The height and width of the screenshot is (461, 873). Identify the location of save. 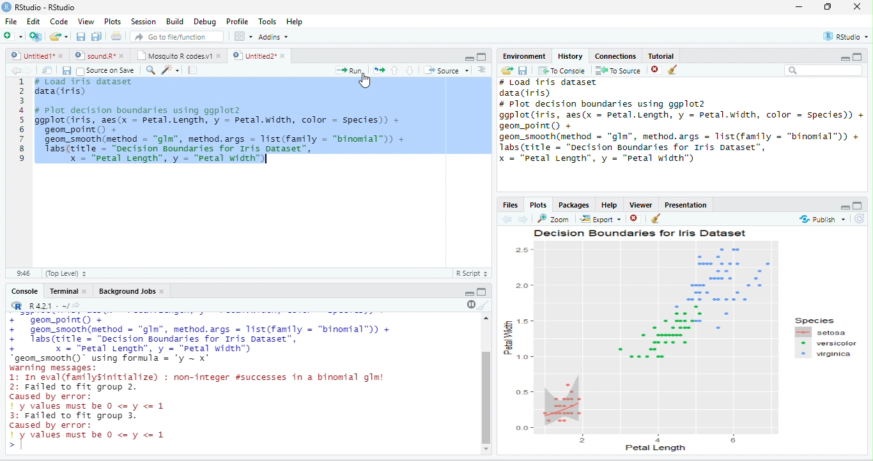
(66, 71).